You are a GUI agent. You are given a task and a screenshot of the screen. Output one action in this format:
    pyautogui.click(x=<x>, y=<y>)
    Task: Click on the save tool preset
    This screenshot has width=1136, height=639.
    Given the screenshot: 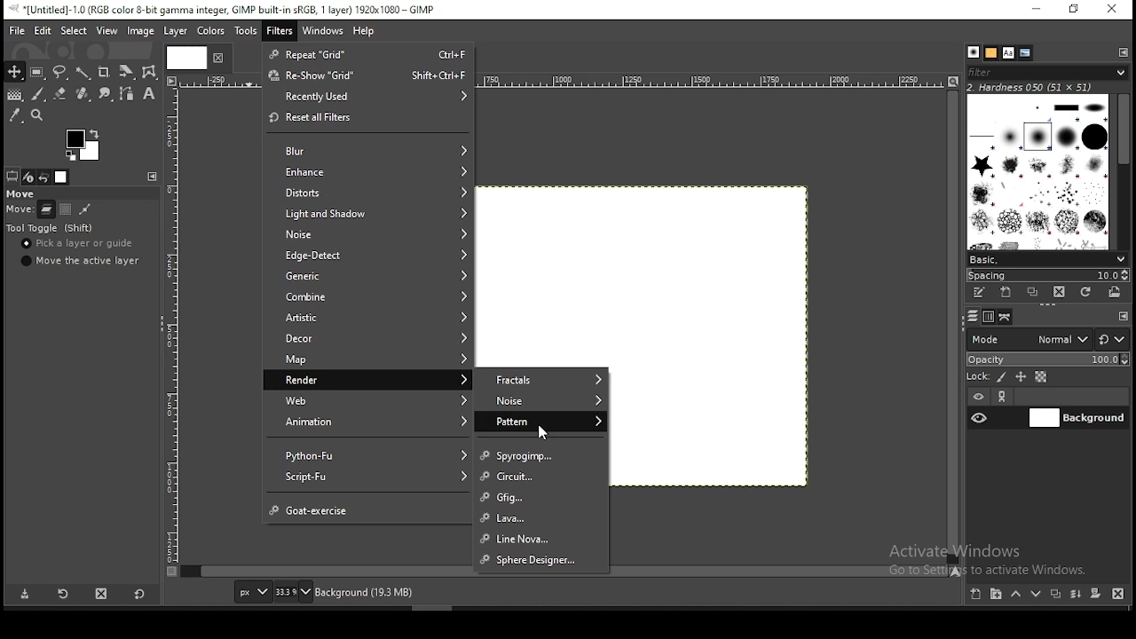 What is the action you would take?
    pyautogui.click(x=24, y=595)
    